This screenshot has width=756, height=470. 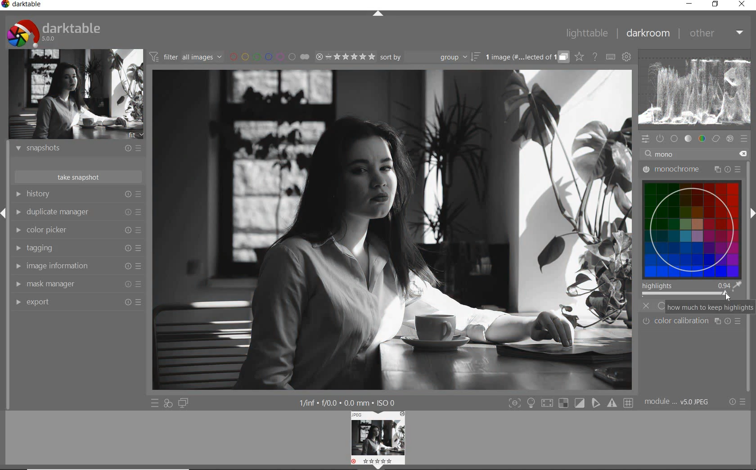 I want to click on reset or presets and preferences, so click(x=736, y=402).